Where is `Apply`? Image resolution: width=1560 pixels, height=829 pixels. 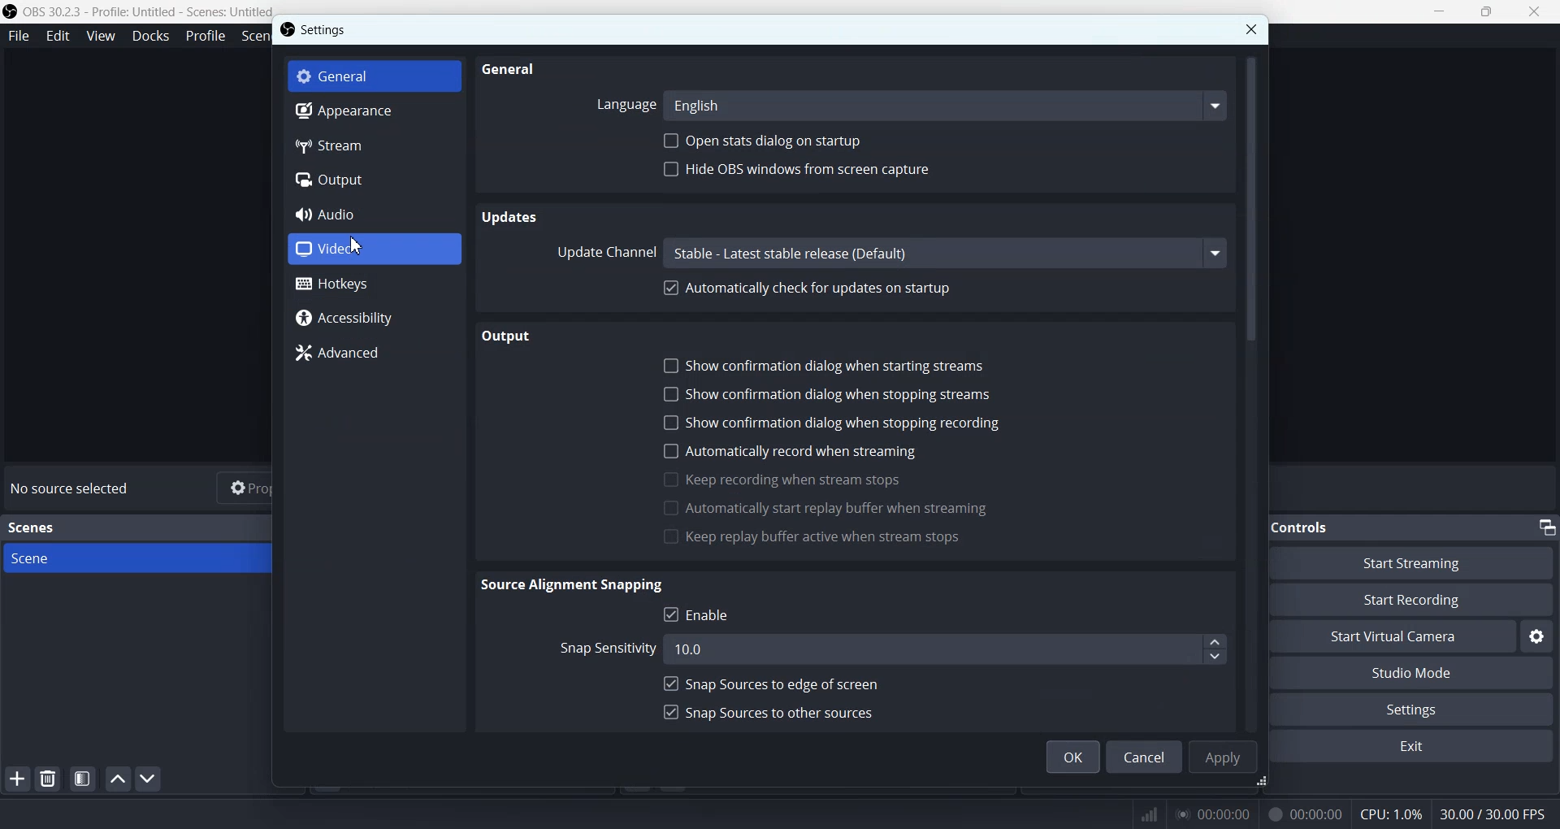 Apply is located at coordinates (1222, 756).